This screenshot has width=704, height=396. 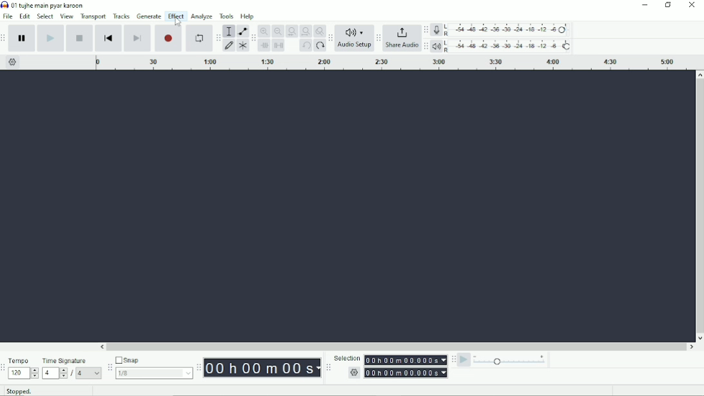 I want to click on Play, so click(x=50, y=38).